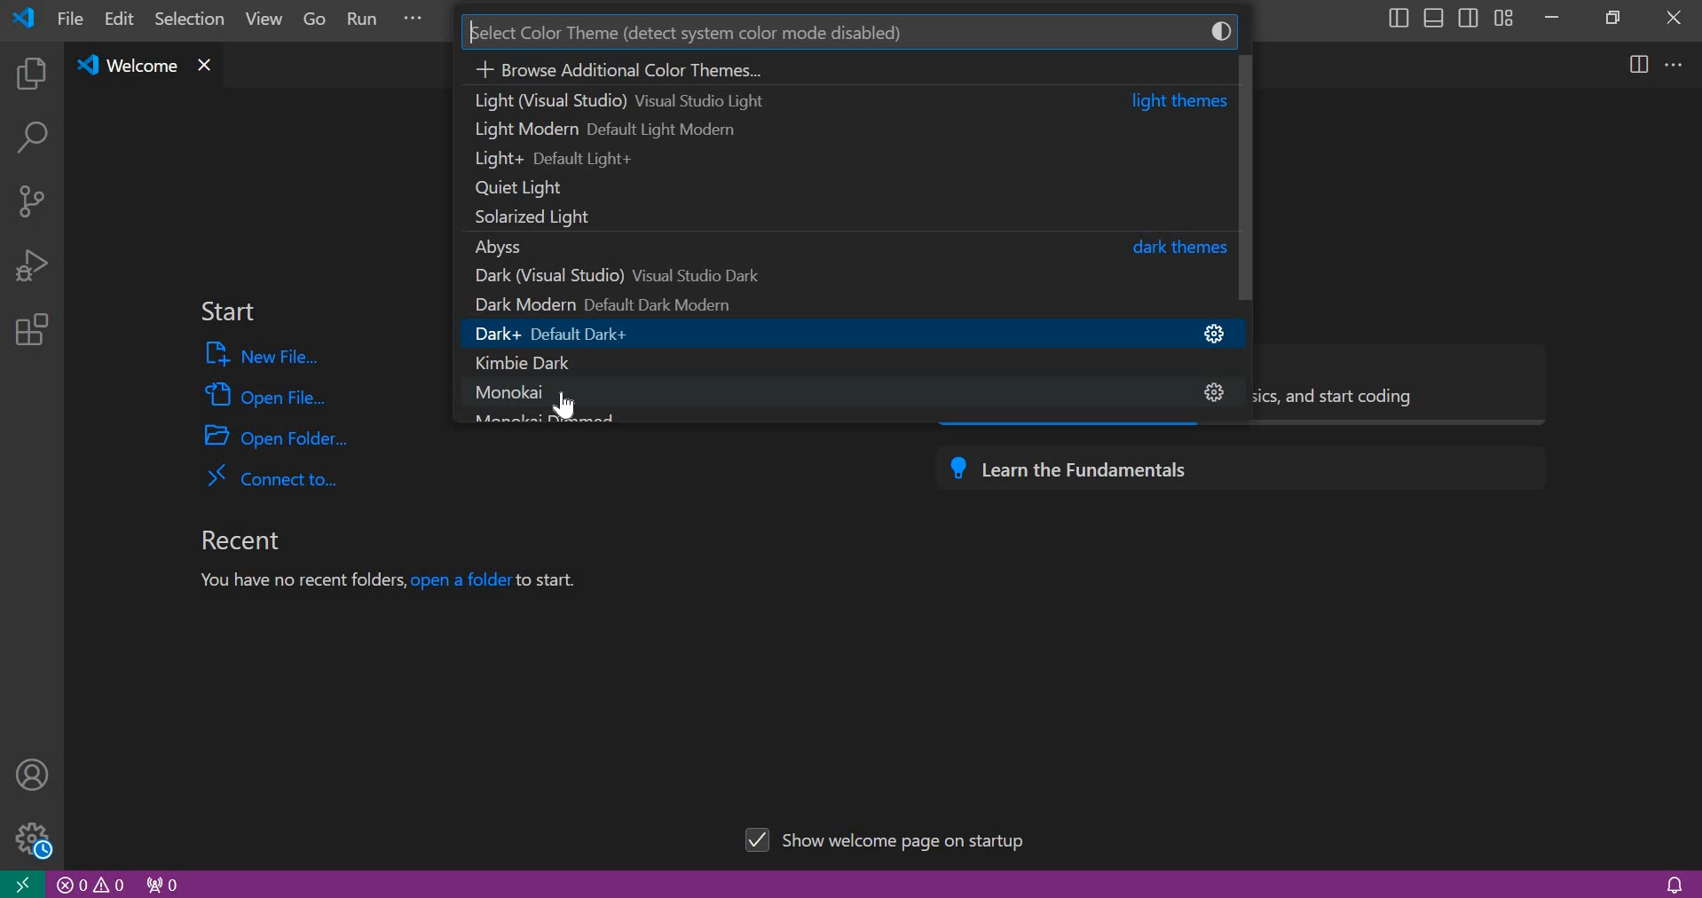  What do you see at coordinates (28, 838) in the screenshot?
I see `manage` at bounding box center [28, 838].